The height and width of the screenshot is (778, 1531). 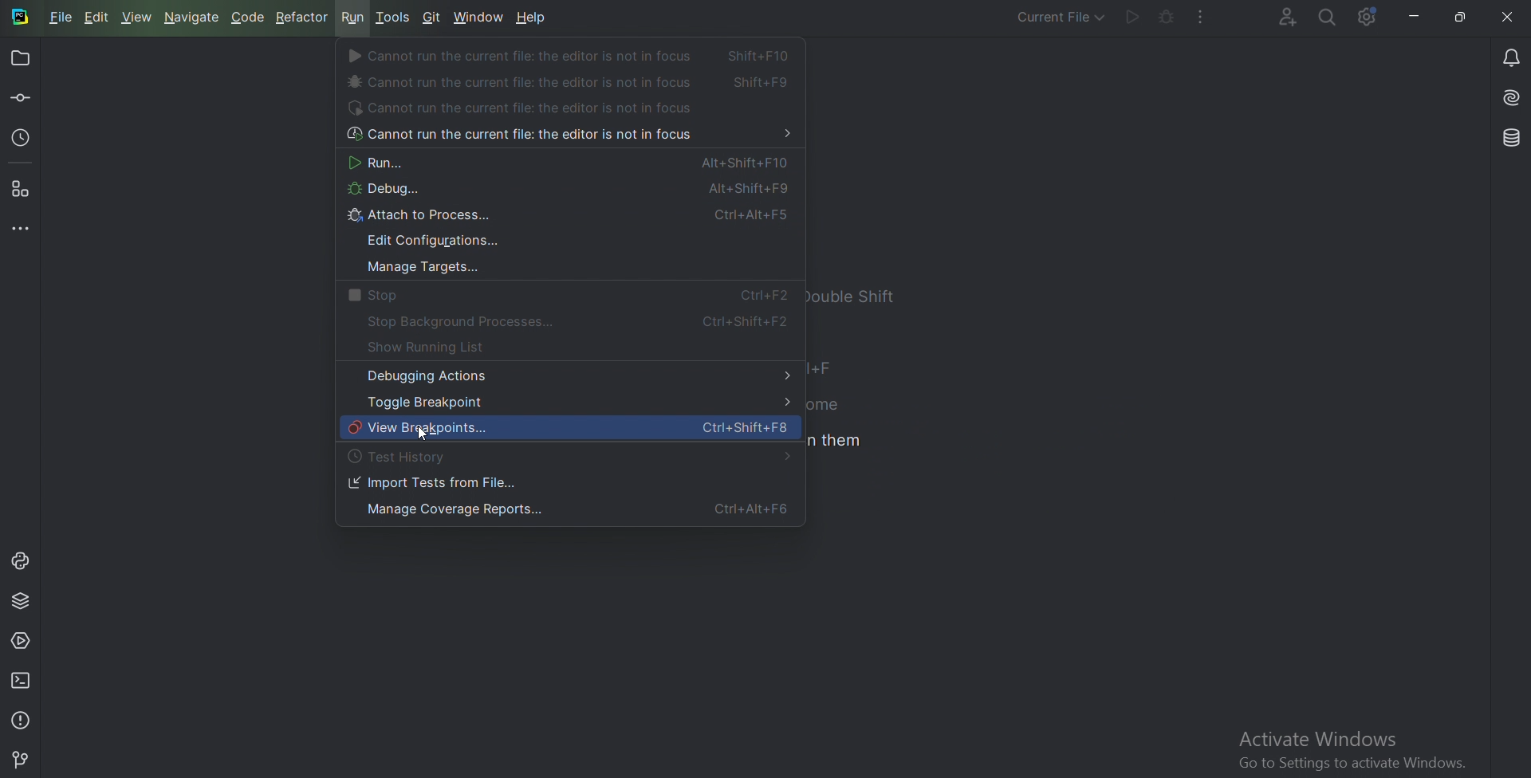 What do you see at coordinates (1165, 18) in the screenshot?
I see `Debug` at bounding box center [1165, 18].